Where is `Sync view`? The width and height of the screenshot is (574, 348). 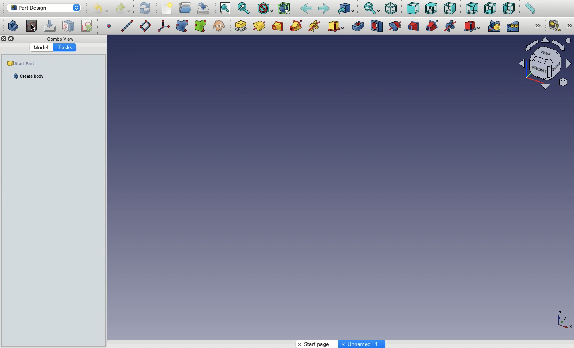 Sync view is located at coordinates (372, 9).